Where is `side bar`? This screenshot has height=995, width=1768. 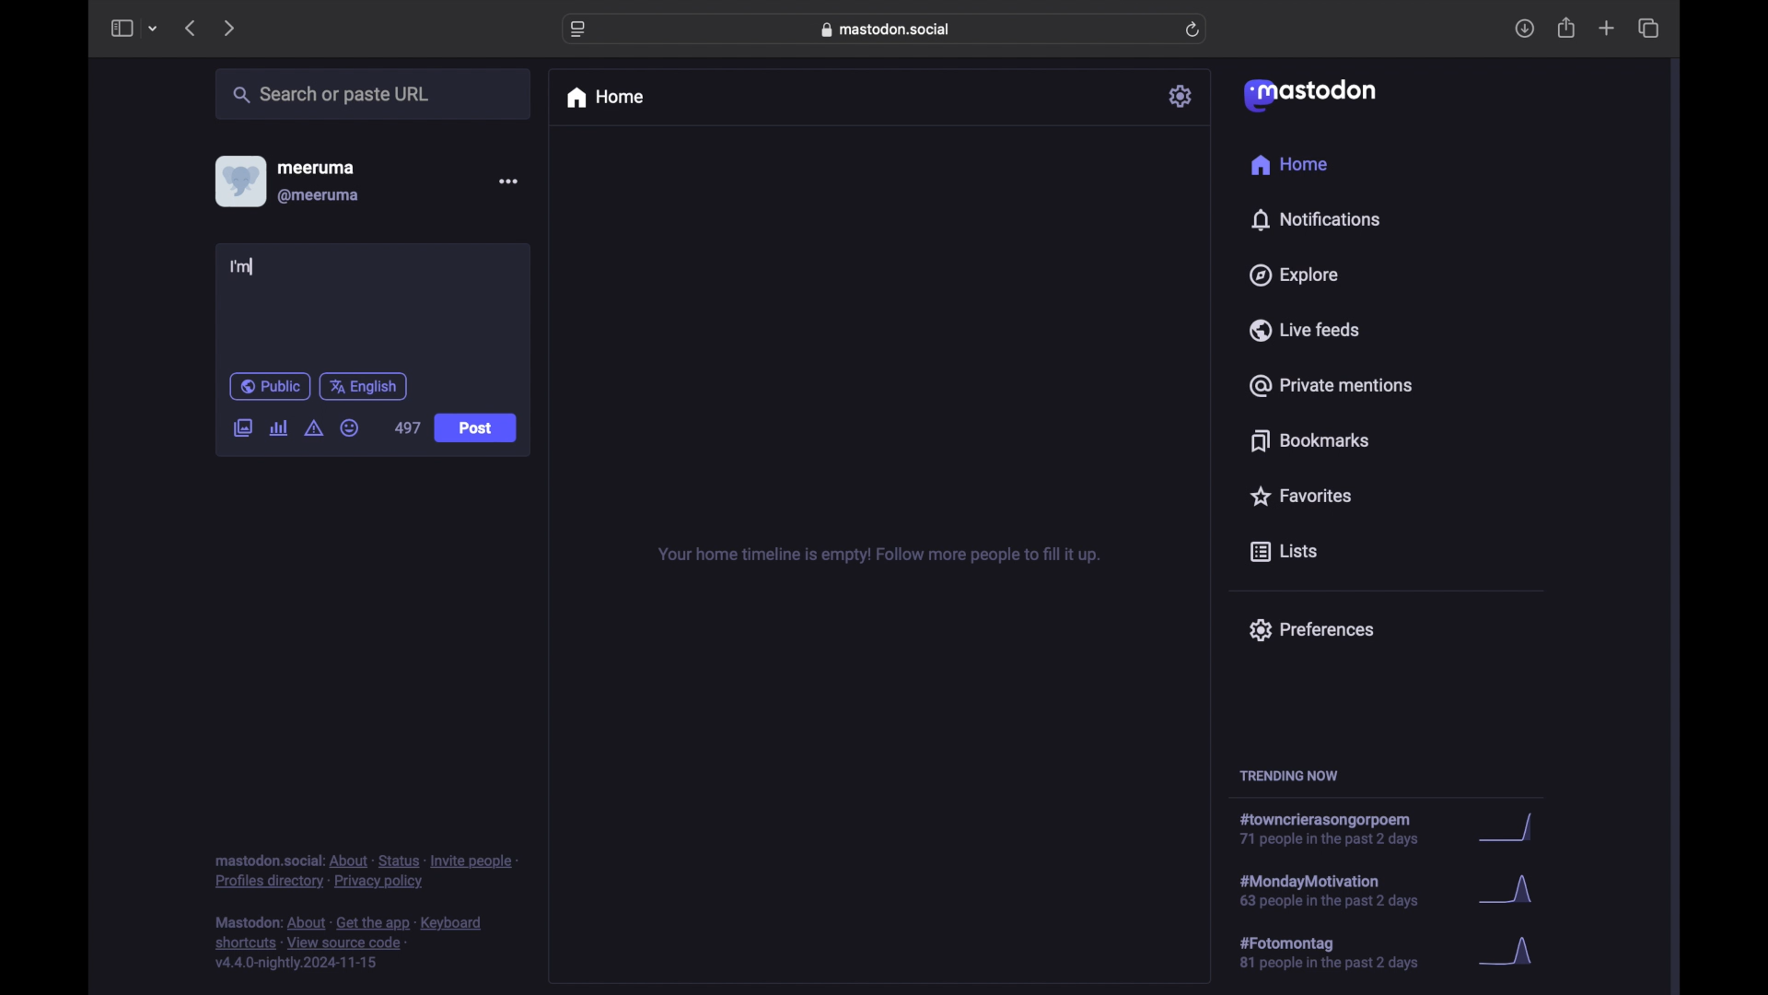 side bar is located at coordinates (121, 28).